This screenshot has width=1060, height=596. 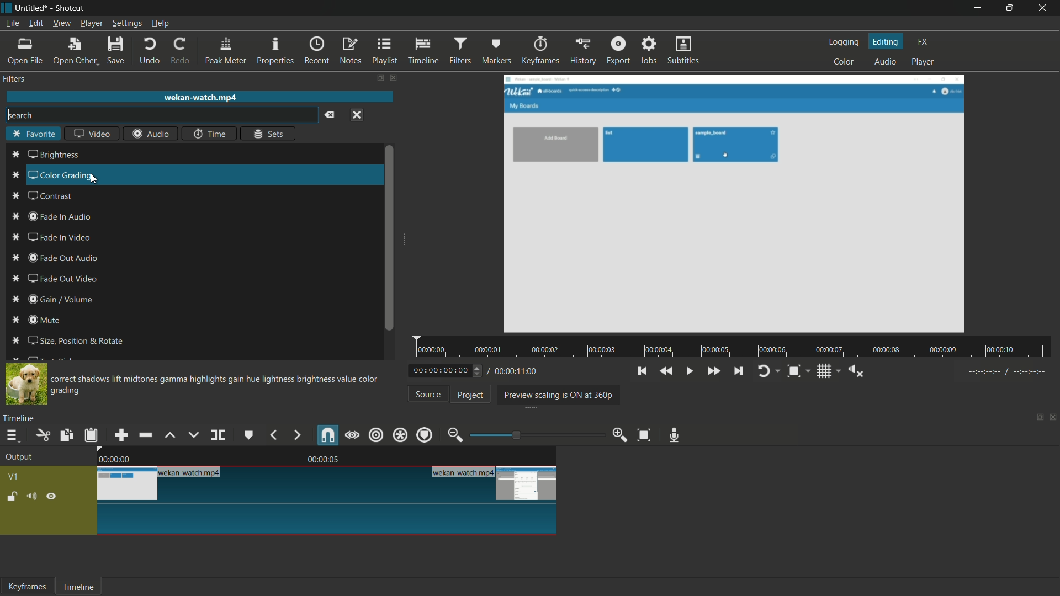 What do you see at coordinates (399, 435) in the screenshot?
I see `ripple all tracks` at bounding box center [399, 435].